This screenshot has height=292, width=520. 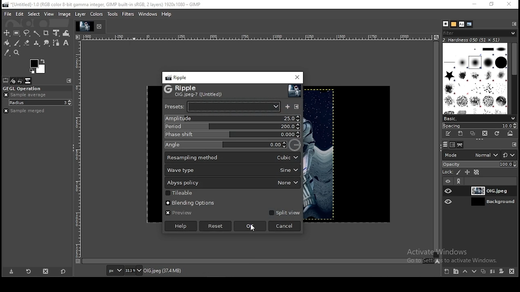 What do you see at coordinates (454, 24) in the screenshot?
I see `patters` at bounding box center [454, 24].